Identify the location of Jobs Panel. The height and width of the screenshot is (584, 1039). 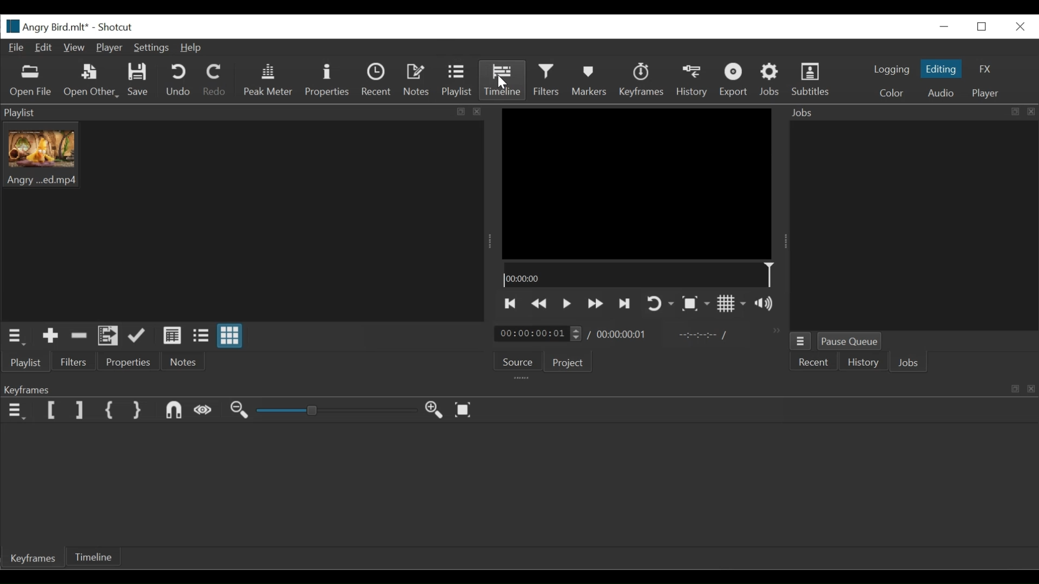
(911, 223).